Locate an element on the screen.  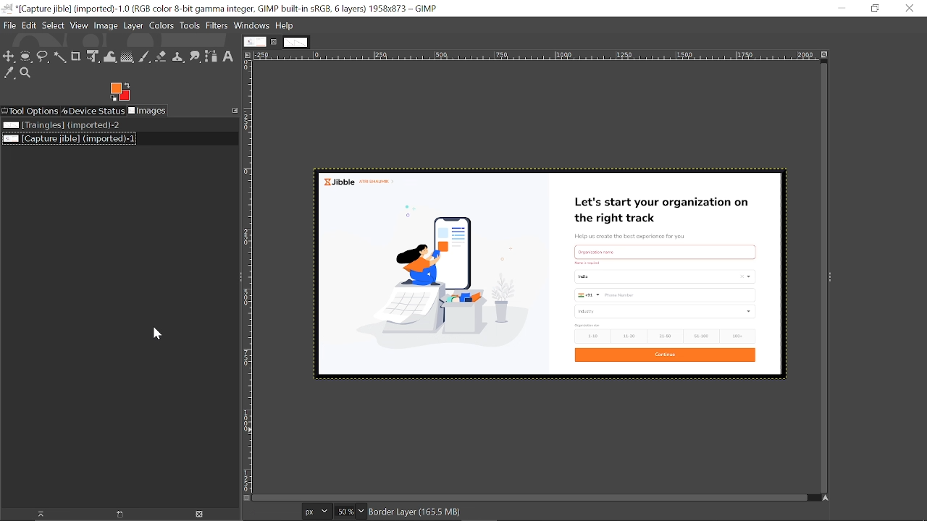
Restore down is located at coordinates (874, 8).